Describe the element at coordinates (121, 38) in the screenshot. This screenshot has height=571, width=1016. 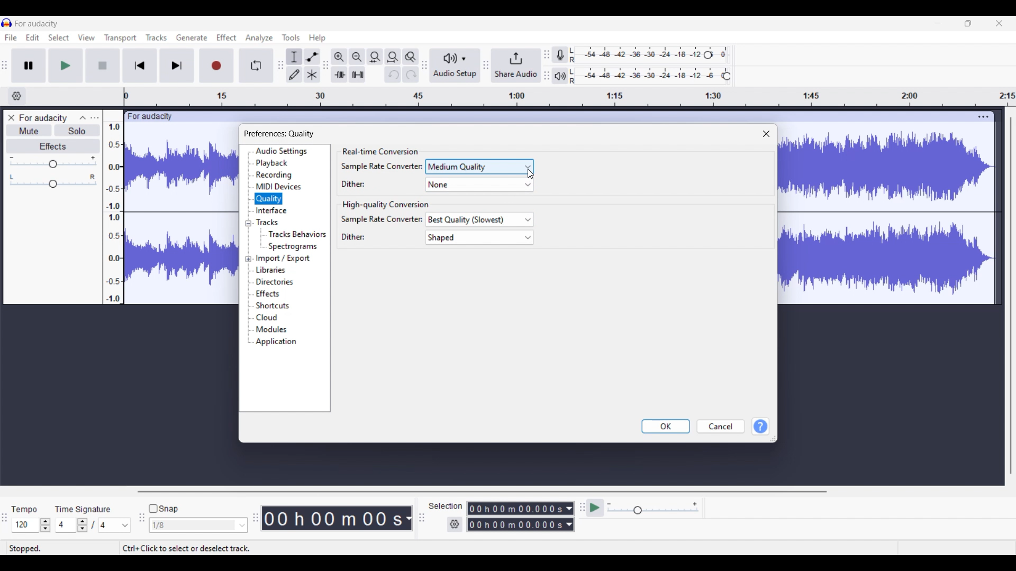
I see `Transport menu` at that location.